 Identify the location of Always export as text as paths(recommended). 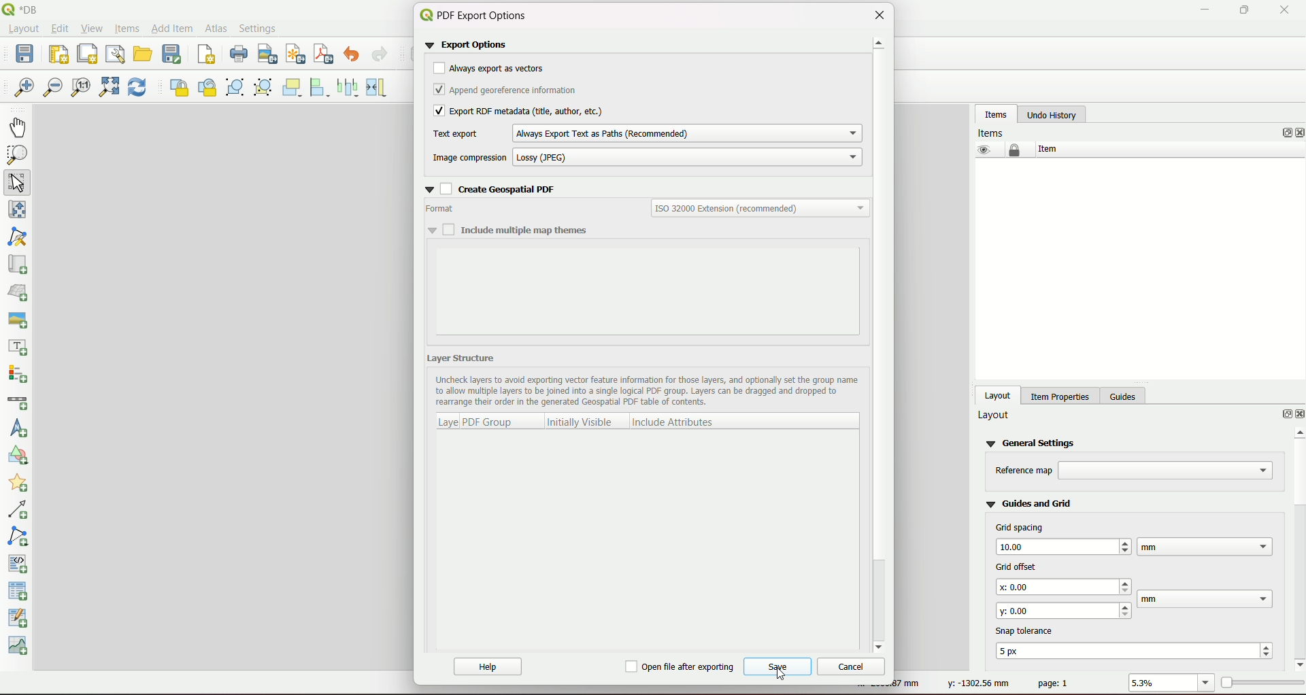
(684, 132).